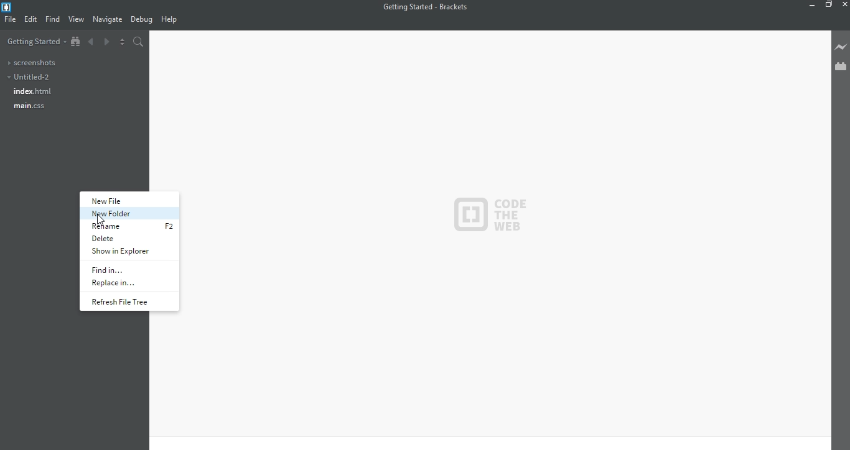 The height and width of the screenshot is (450, 850). I want to click on getting started, so click(35, 41).